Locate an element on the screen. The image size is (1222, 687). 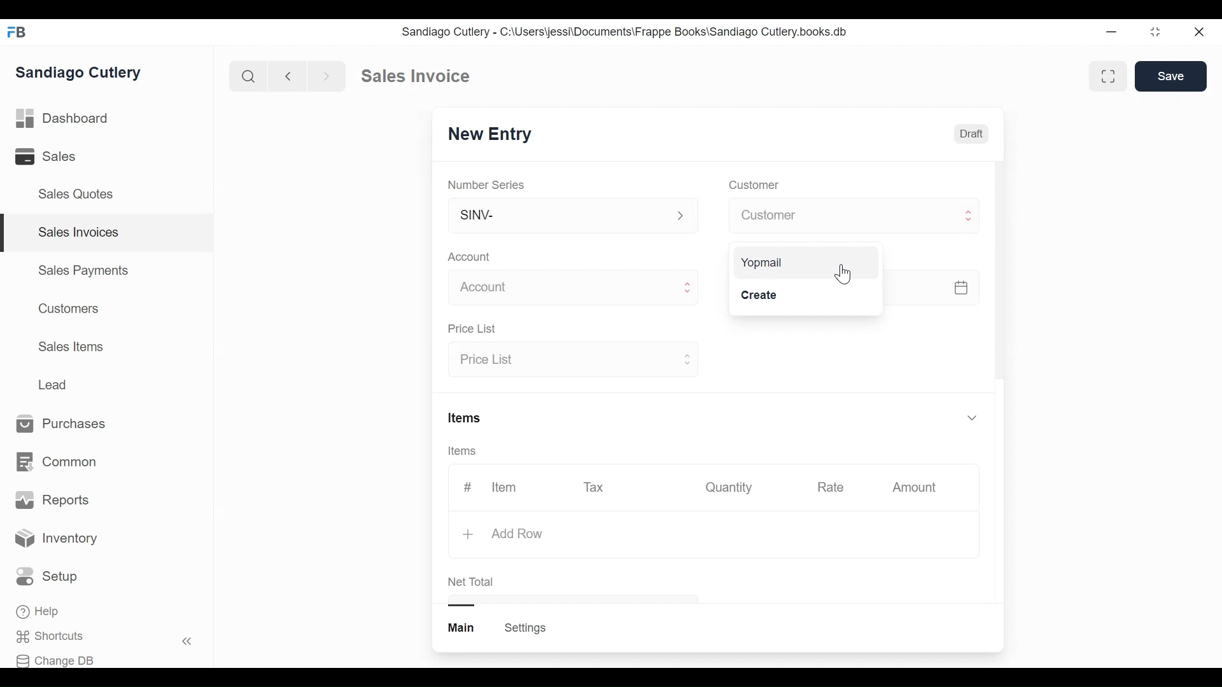
Customers is located at coordinates (66, 309).